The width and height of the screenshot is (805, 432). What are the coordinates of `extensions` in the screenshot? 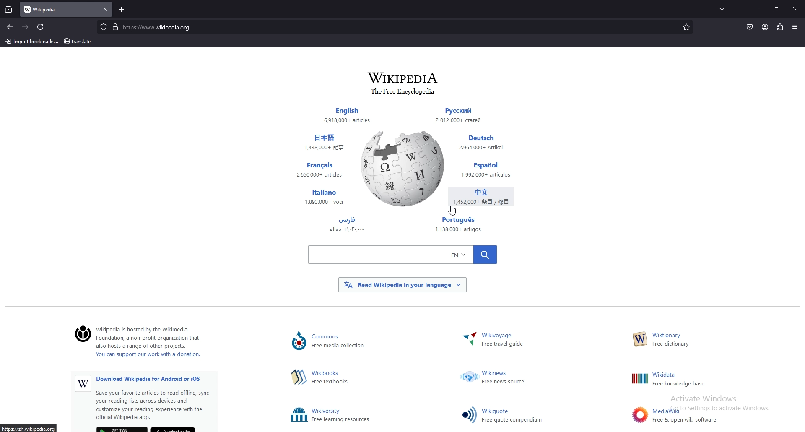 It's located at (779, 28).